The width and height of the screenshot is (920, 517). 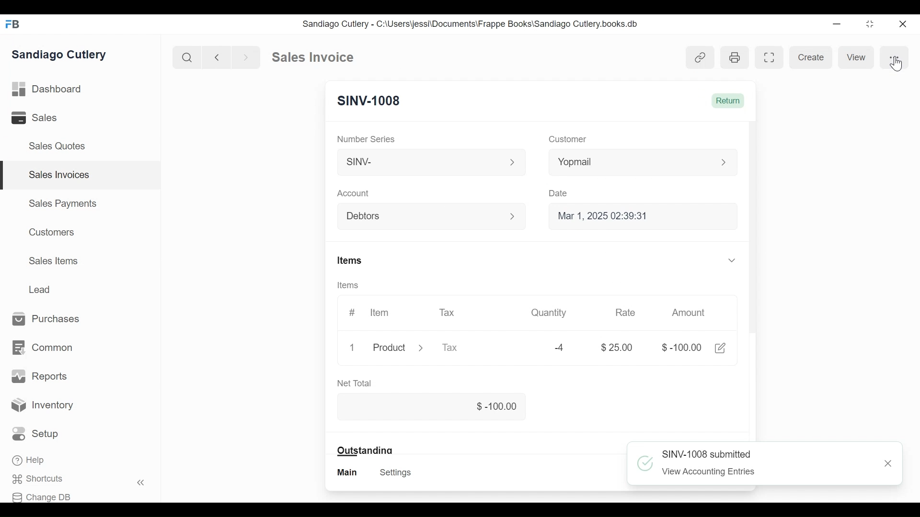 What do you see at coordinates (312, 57) in the screenshot?
I see `Sales invoice` at bounding box center [312, 57].